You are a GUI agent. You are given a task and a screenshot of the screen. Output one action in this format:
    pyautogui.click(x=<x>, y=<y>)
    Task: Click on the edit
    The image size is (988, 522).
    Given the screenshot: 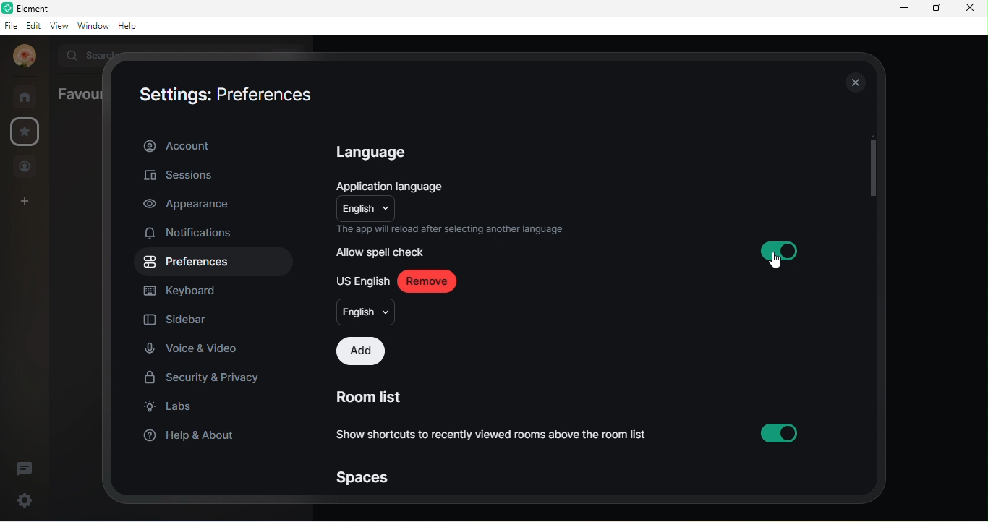 What is the action you would take?
    pyautogui.click(x=34, y=26)
    